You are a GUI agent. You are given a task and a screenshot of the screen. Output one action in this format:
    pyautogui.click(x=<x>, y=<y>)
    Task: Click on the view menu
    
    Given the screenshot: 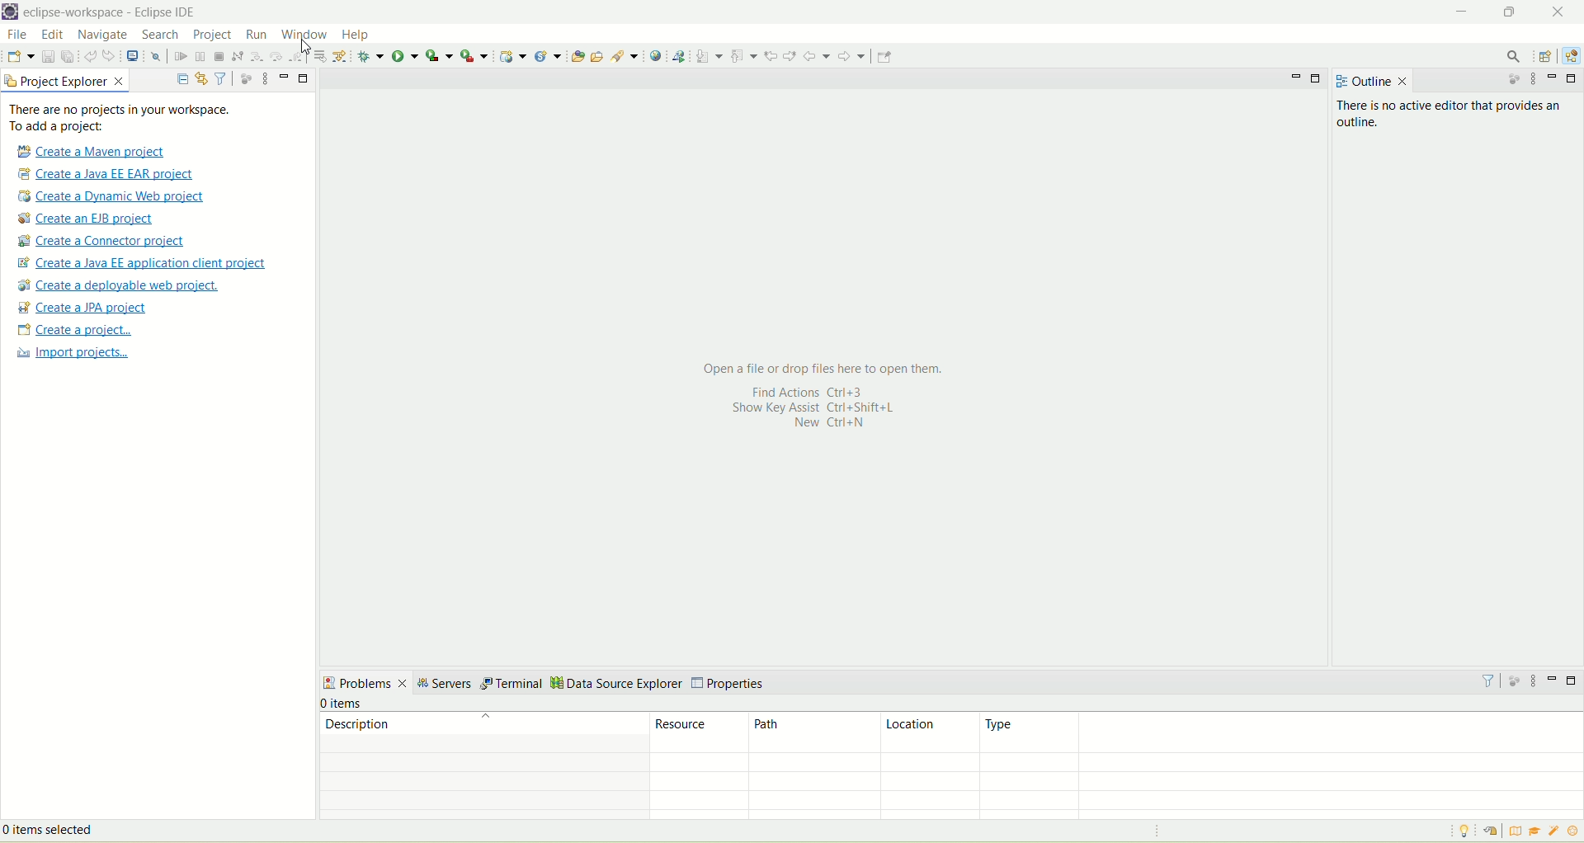 What is the action you would take?
    pyautogui.click(x=1537, y=682)
    